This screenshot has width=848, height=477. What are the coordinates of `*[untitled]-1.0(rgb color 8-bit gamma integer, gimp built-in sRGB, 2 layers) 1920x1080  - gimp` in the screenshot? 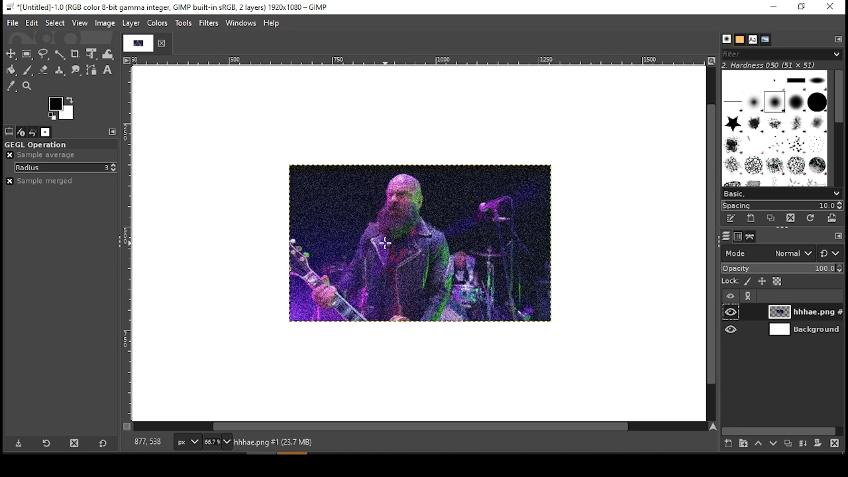 It's located at (168, 7).